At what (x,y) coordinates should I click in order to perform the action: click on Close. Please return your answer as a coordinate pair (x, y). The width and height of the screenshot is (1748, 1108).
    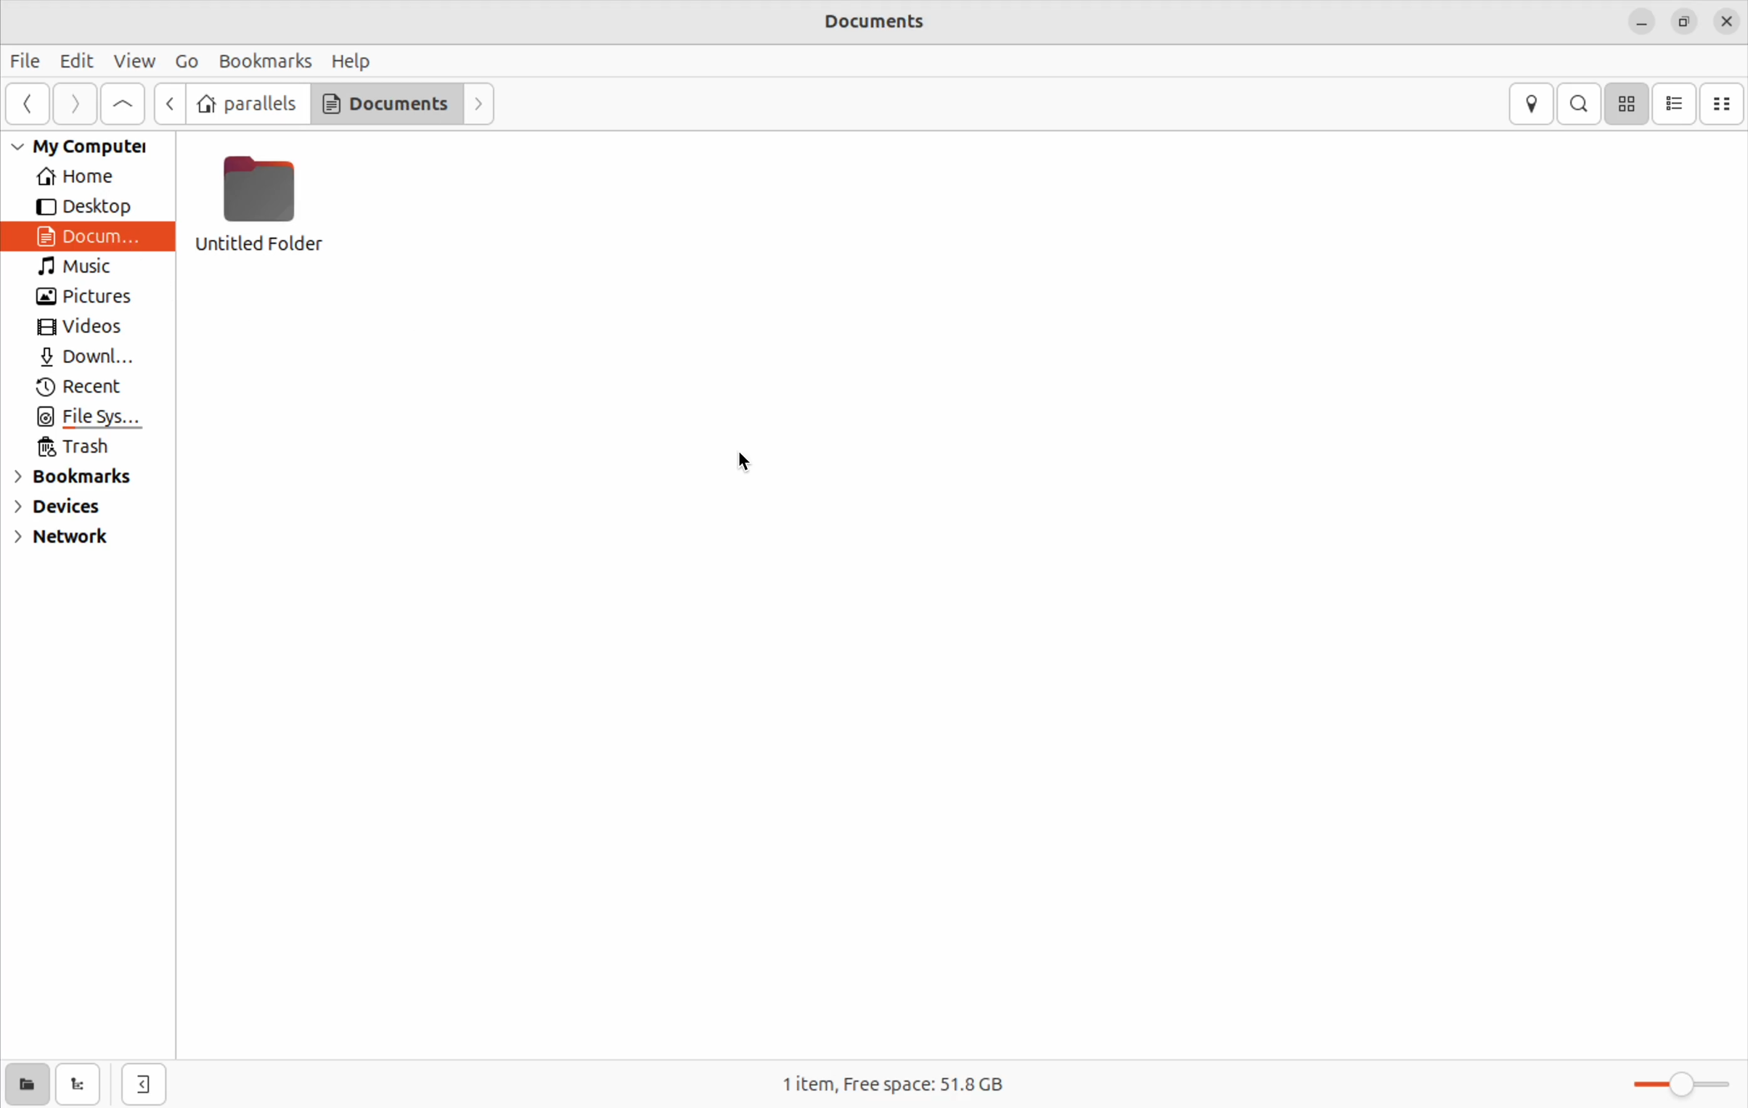
    Looking at the image, I should click on (1729, 20).